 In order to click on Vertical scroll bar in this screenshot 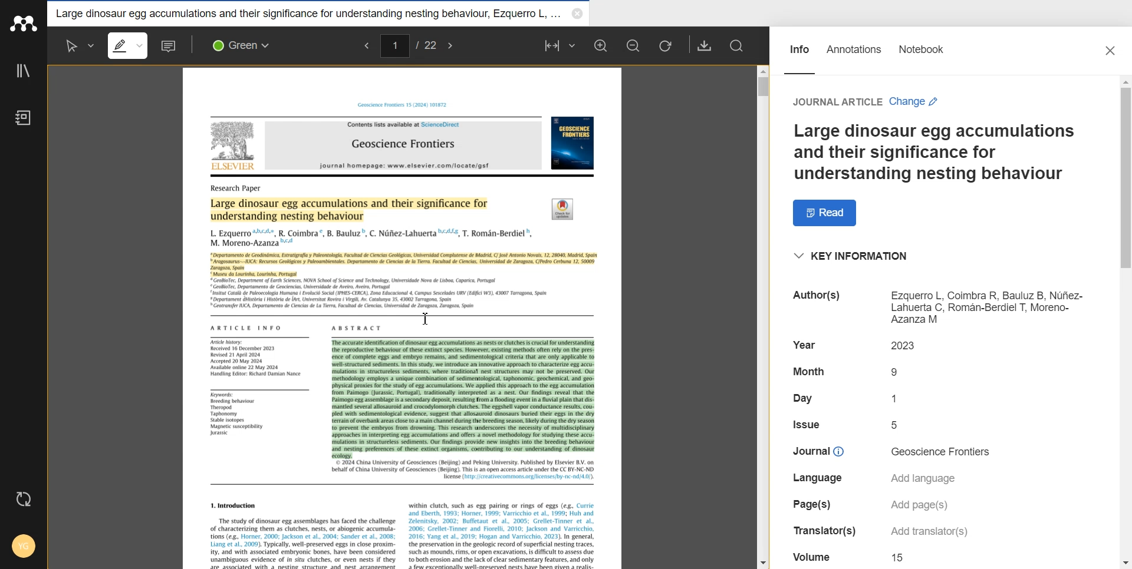, I will do `click(765, 313)`.